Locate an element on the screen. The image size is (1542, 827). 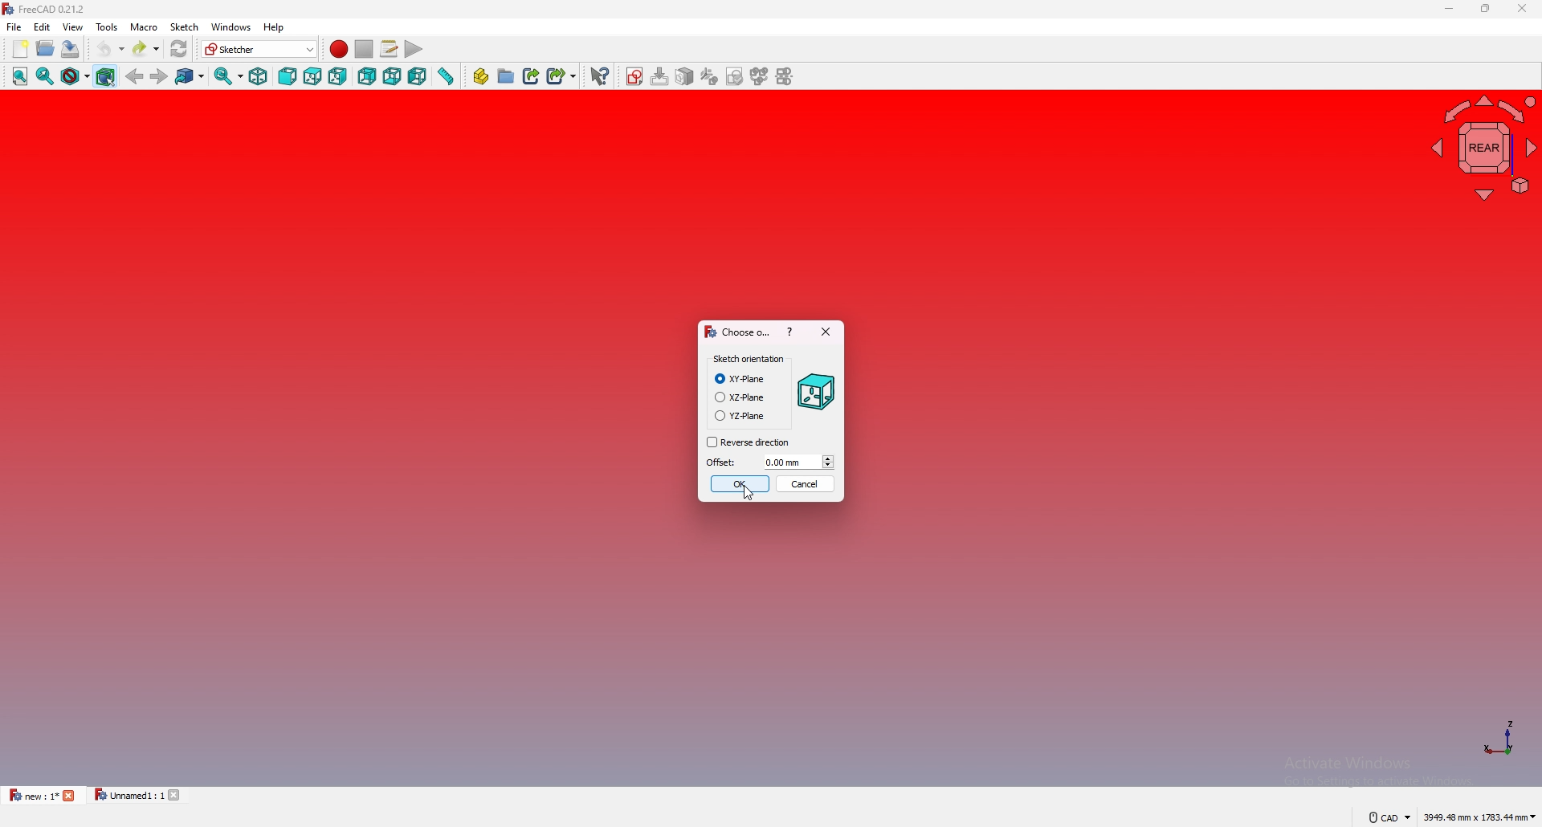
close is located at coordinates (823, 332).